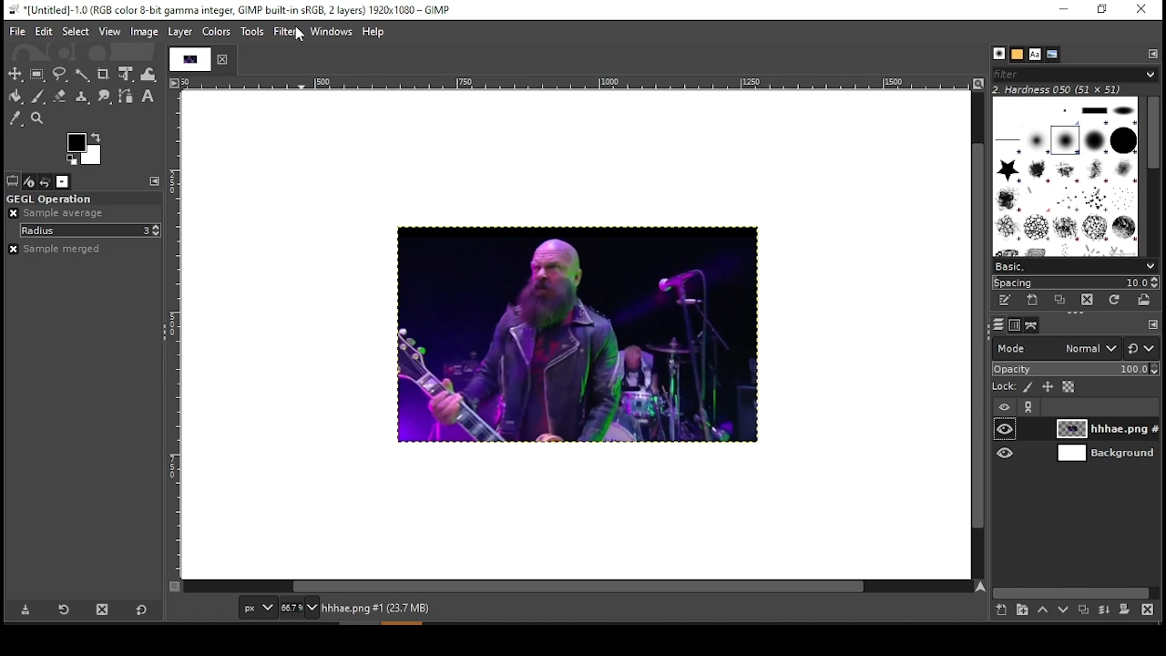 The width and height of the screenshot is (1166, 656). Describe the element at coordinates (188, 59) in the screenshot. I see `tab` at that location.